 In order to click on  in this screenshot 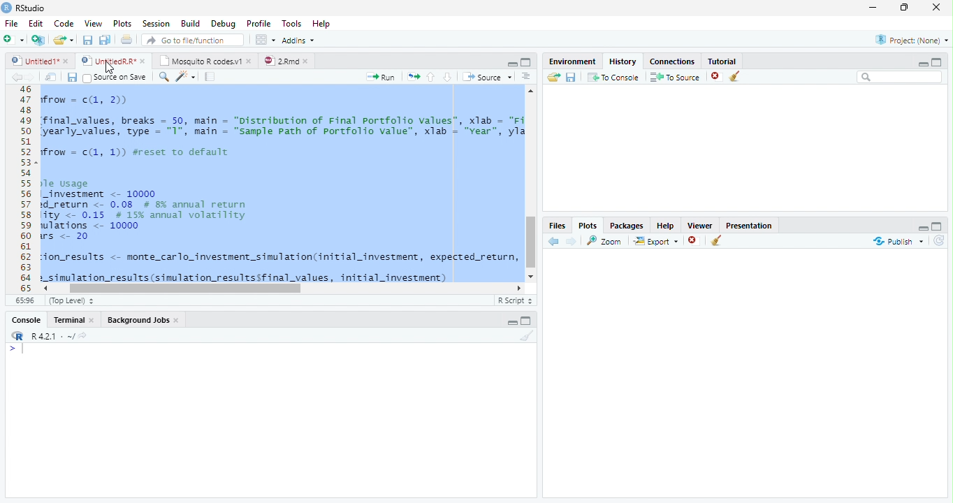, I will do `click(511, 62)`.